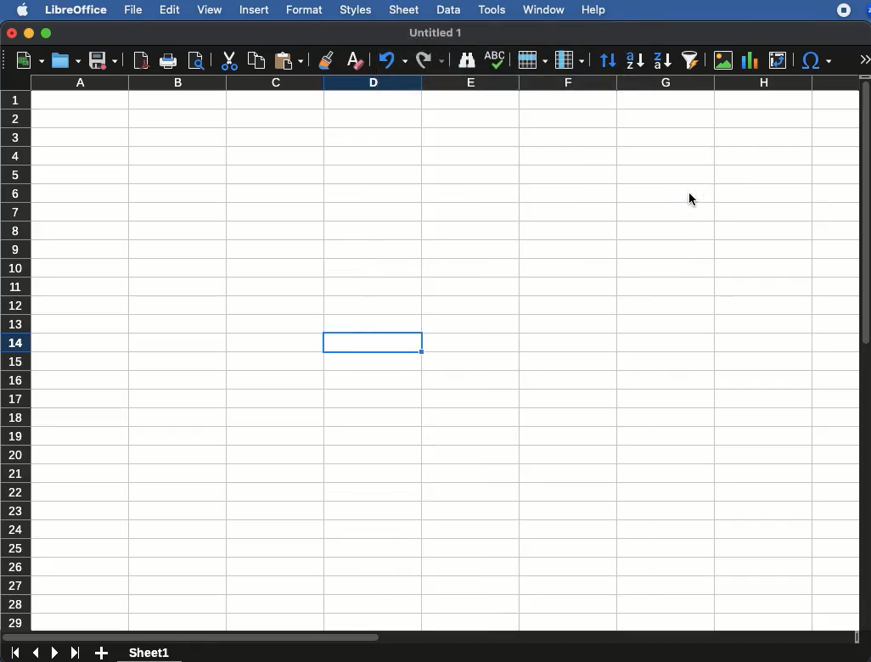  I want to click on pdf, so click(141, 60).